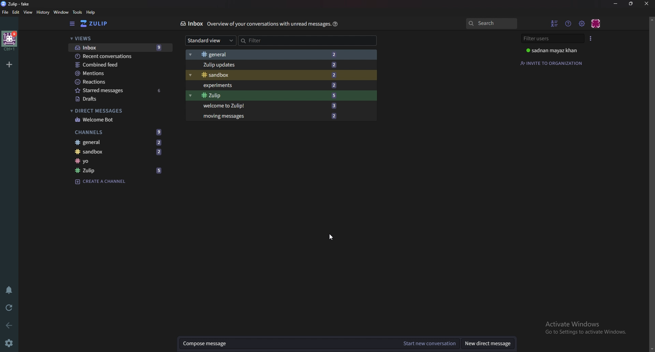 This screenshot has height=352, width=655. What do you see at coordinates (282, 96) in the screenshot?
I see `Zulip` at bounding box center [282, 96].